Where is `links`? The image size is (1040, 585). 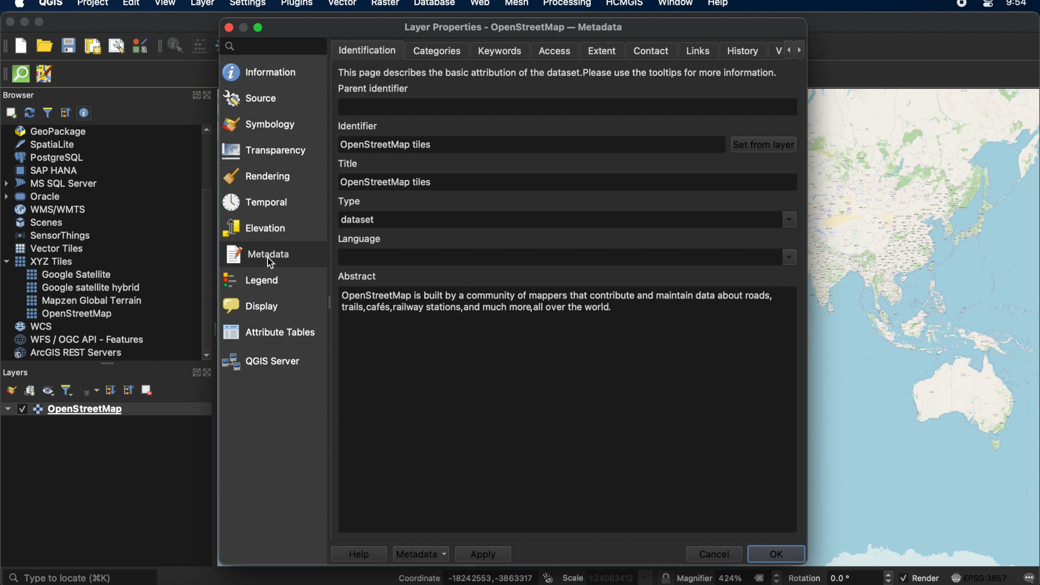
links is located at coordinates (698, 51).